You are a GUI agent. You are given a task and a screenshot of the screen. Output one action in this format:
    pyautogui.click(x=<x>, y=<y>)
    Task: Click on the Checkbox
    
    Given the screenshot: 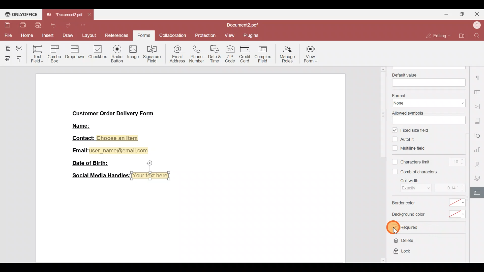 What is the action you would take?
    pyautogui.click(x=97, y=51)
    